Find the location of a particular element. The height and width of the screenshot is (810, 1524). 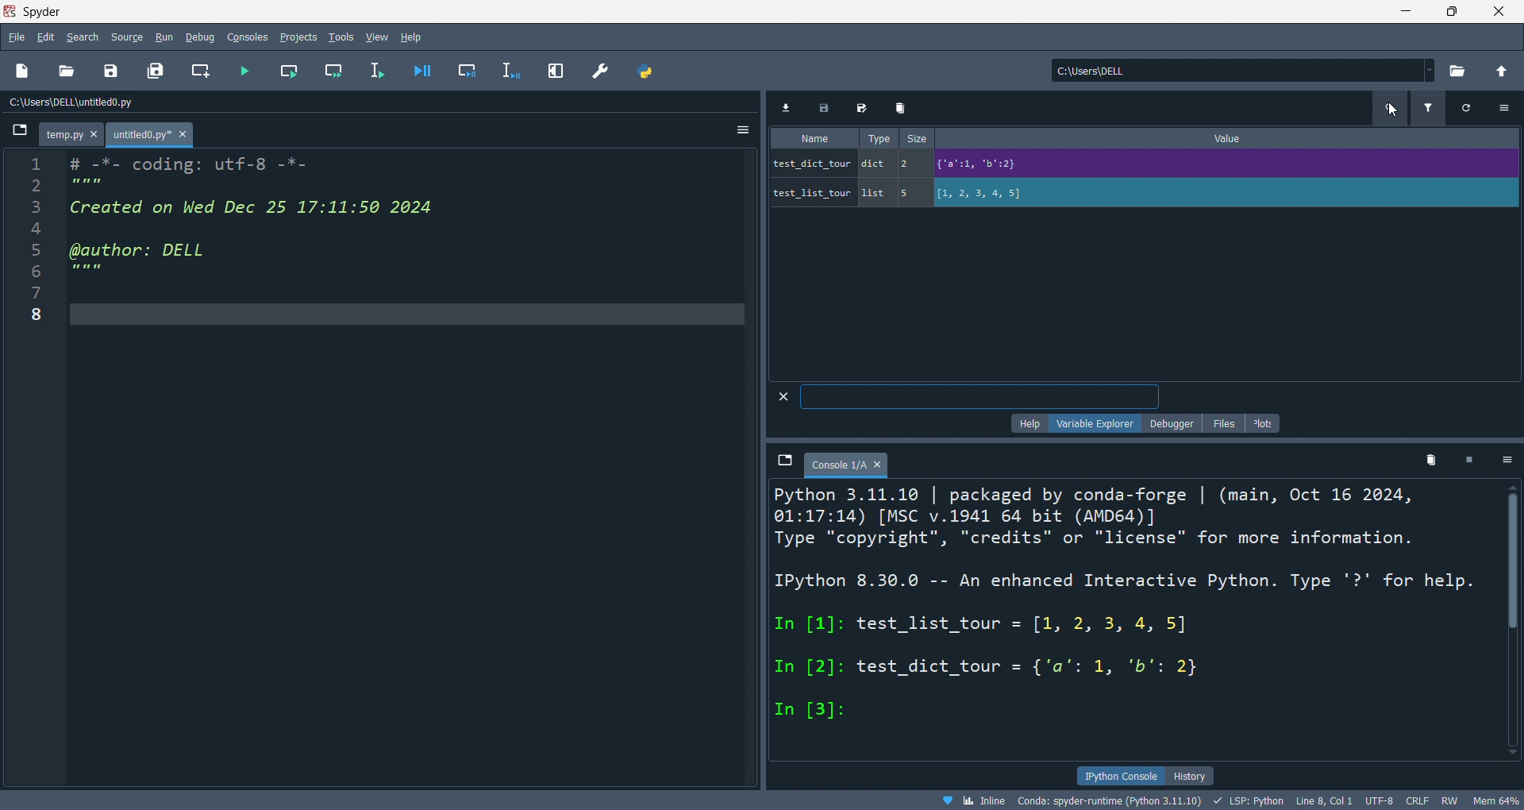

file data is located at coordinates (766, 799).